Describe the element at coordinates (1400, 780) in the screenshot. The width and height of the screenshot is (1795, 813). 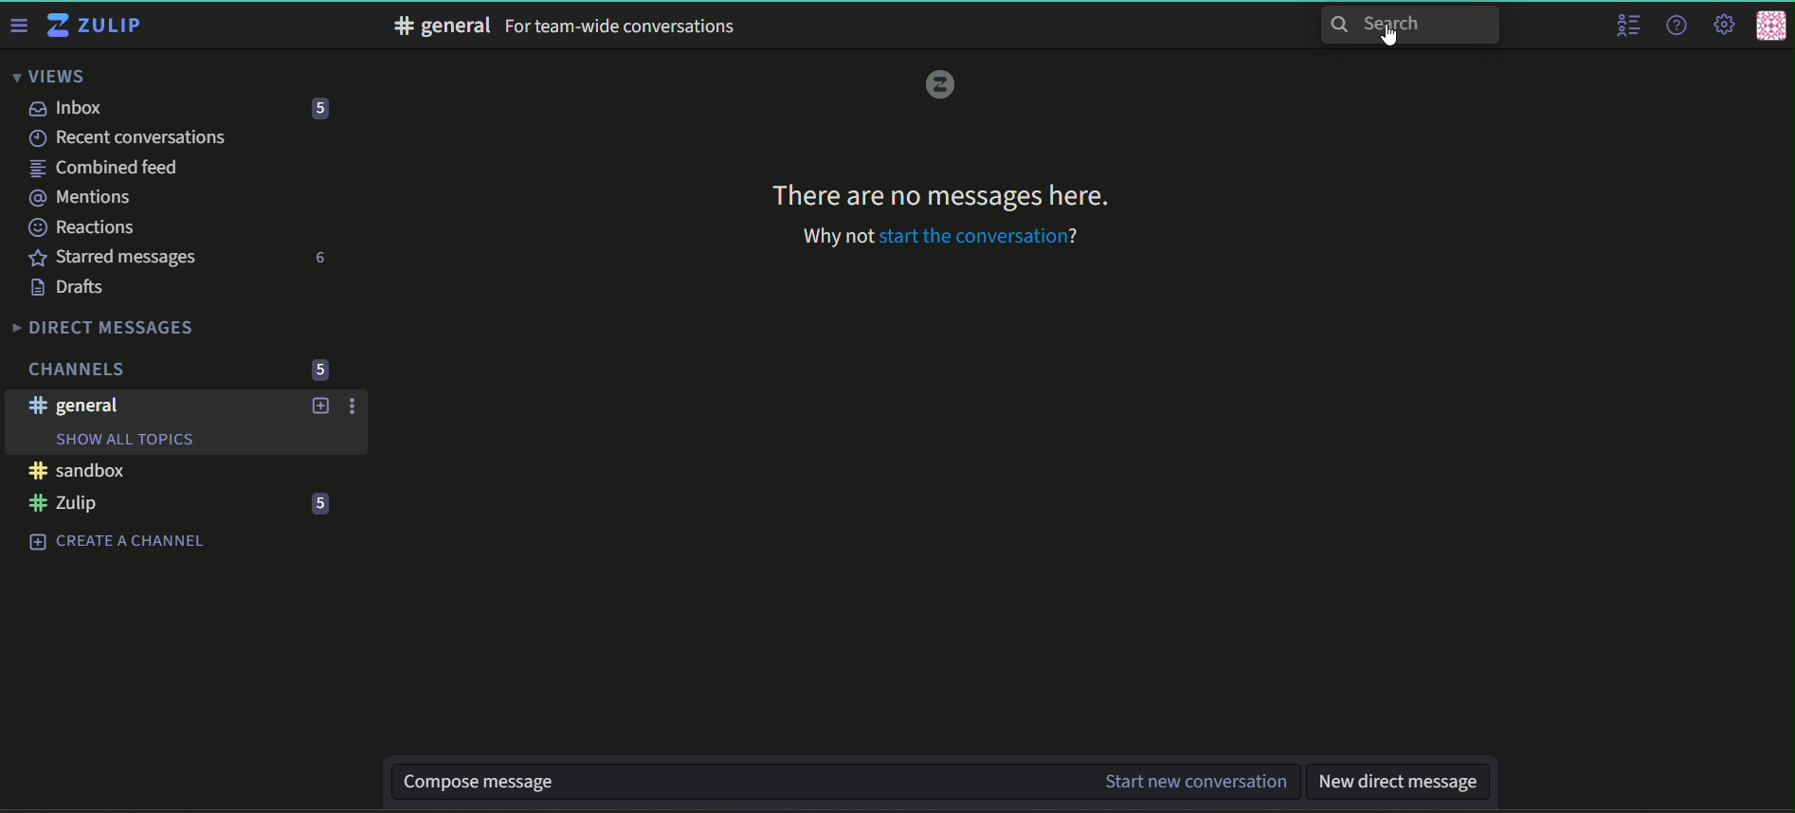
I see `textbox` at that location.